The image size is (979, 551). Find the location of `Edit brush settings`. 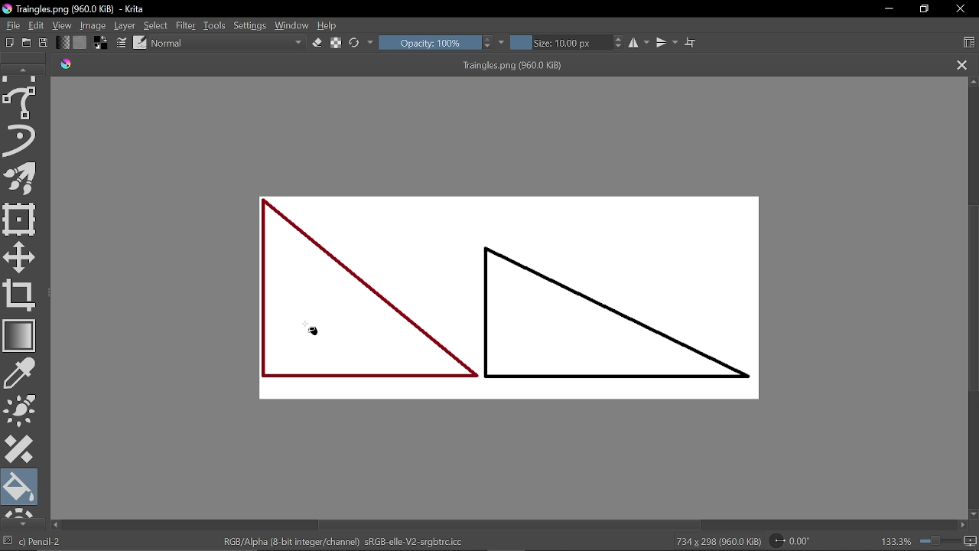

Edit brush settings is located at coordinates (122, 43).